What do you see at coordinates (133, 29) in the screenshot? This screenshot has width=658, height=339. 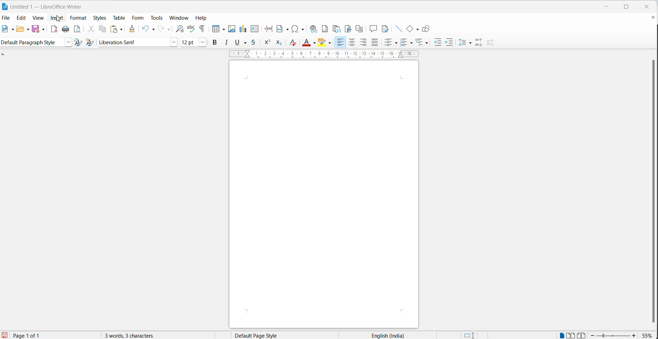 I see `clone formatting` at bounding box center [133, 29].